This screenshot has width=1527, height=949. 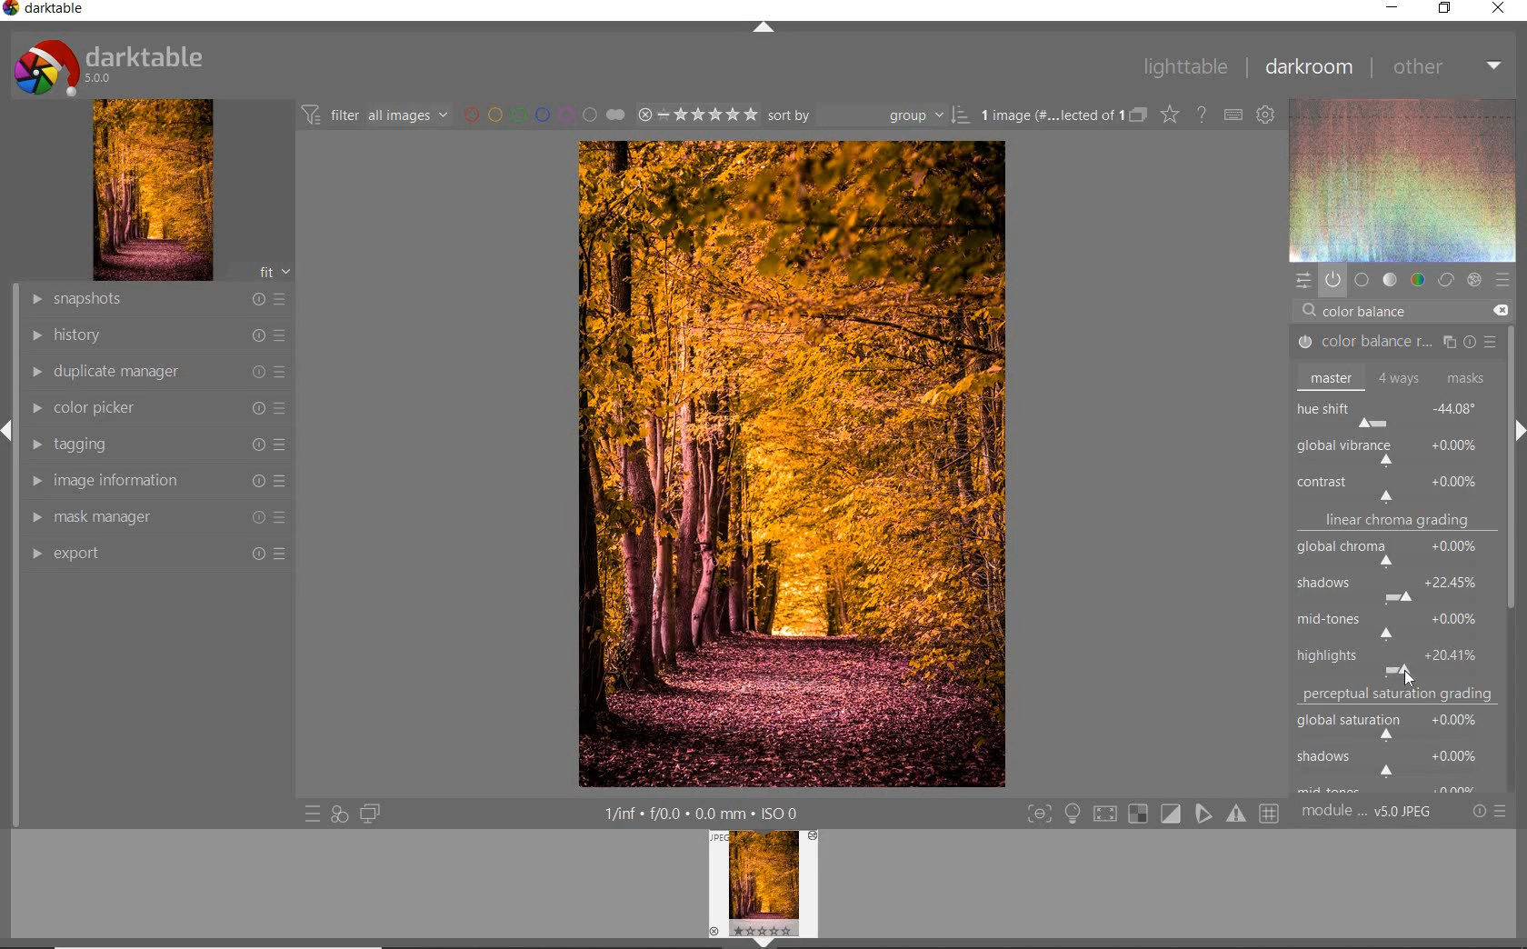 What do you see at coordinates (155, 480) in the screenshot?
I see `image information` at bounding box center [155, 480].